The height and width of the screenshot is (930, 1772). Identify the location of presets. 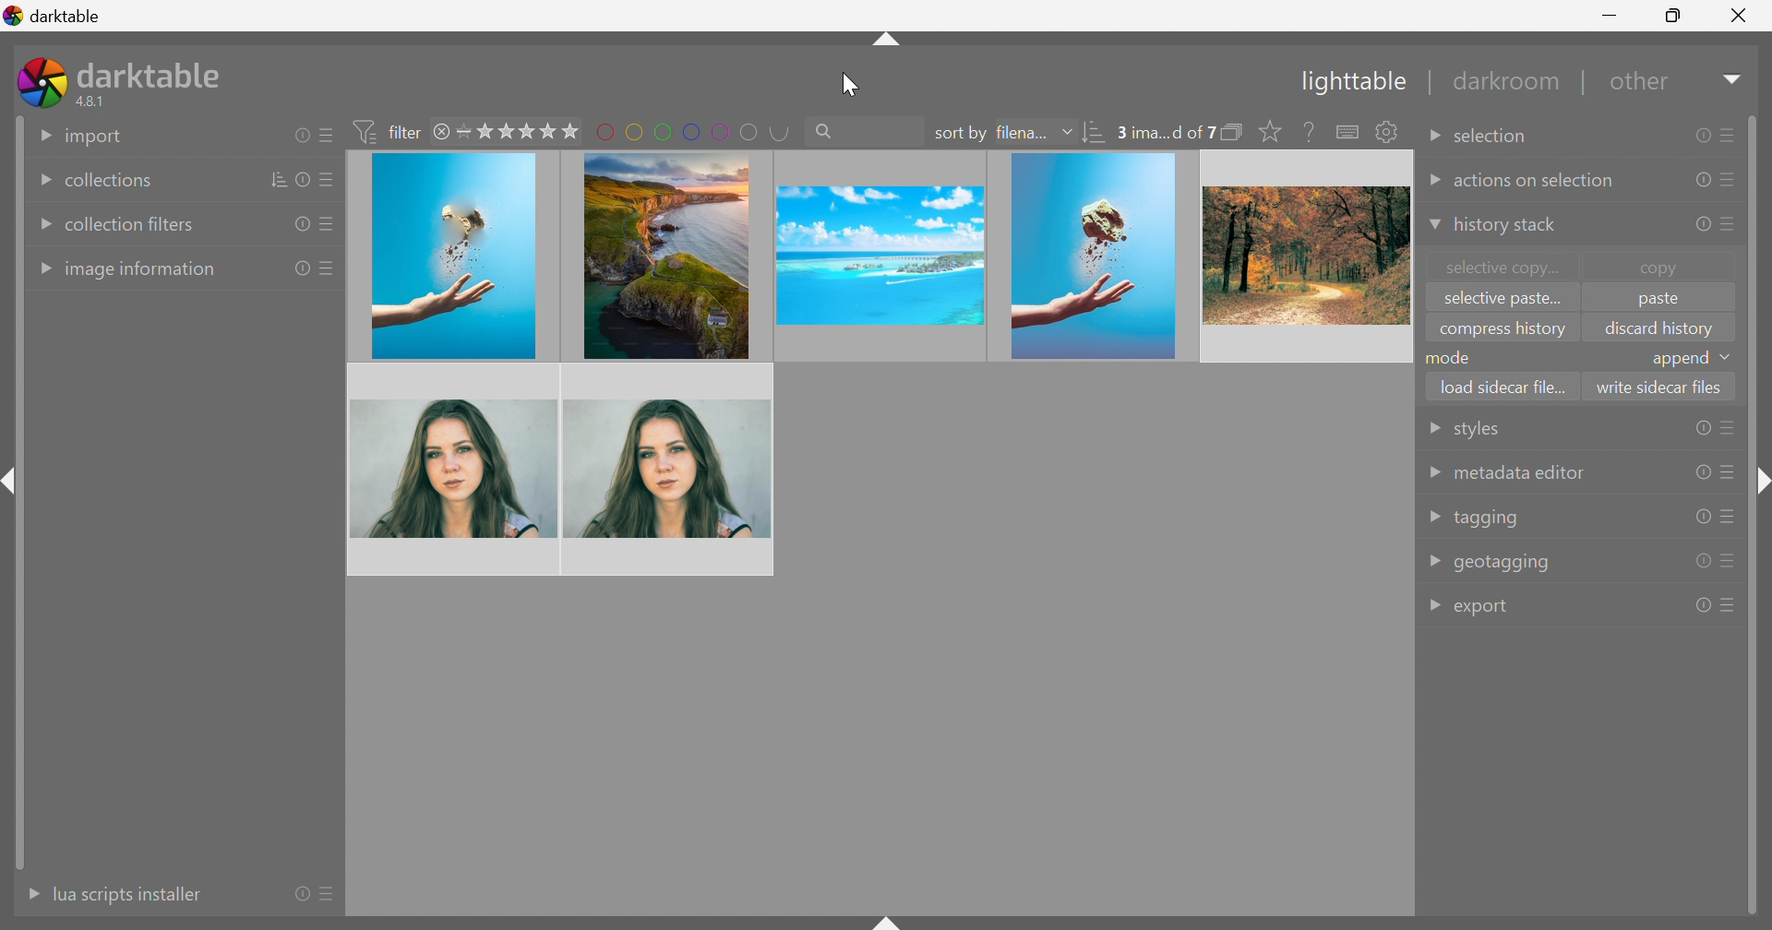
(329, 268).